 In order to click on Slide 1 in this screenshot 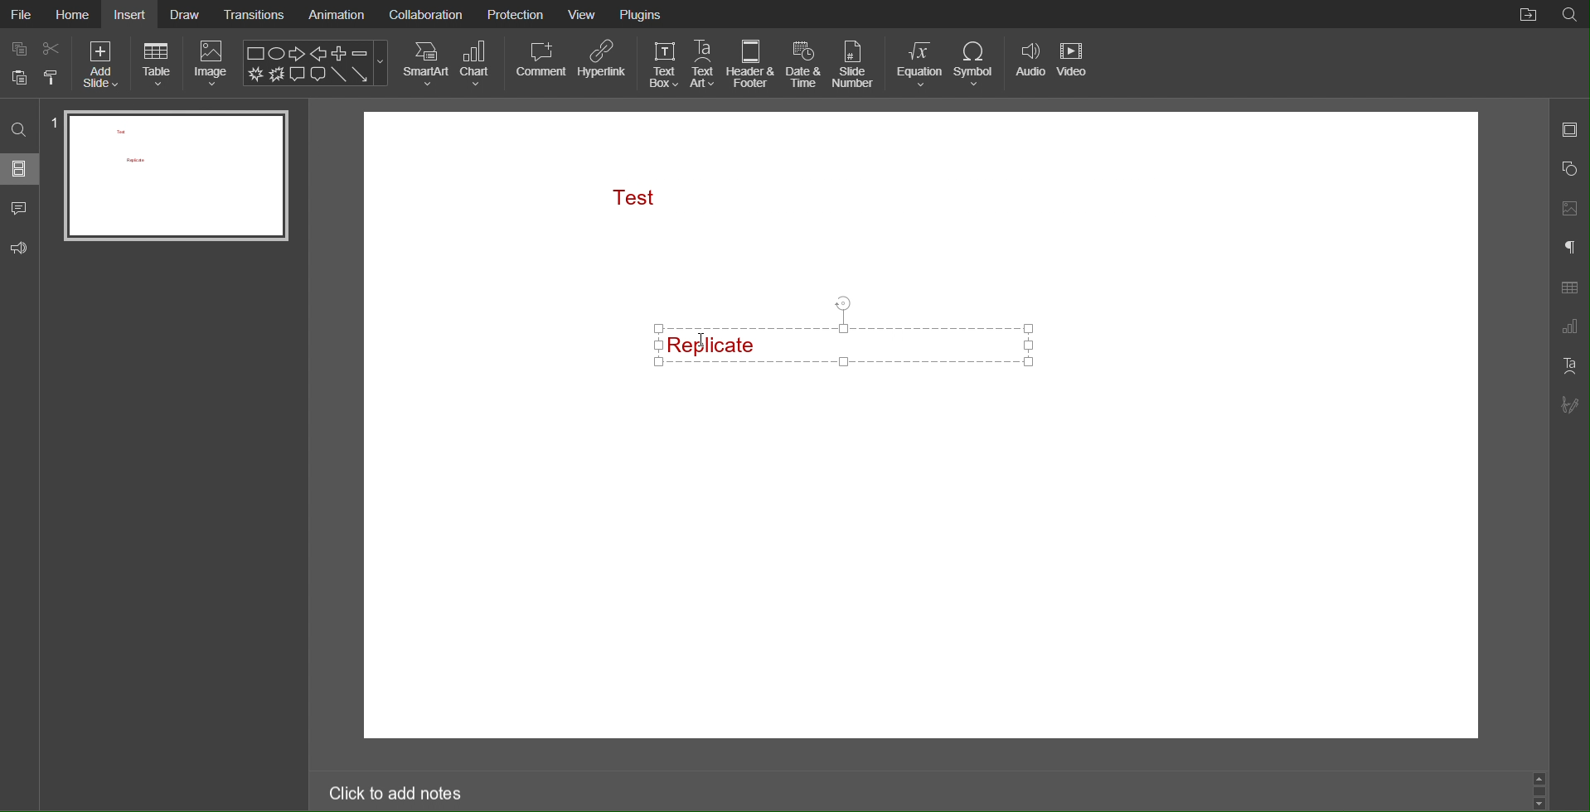, I will do `click(174, 176)`.